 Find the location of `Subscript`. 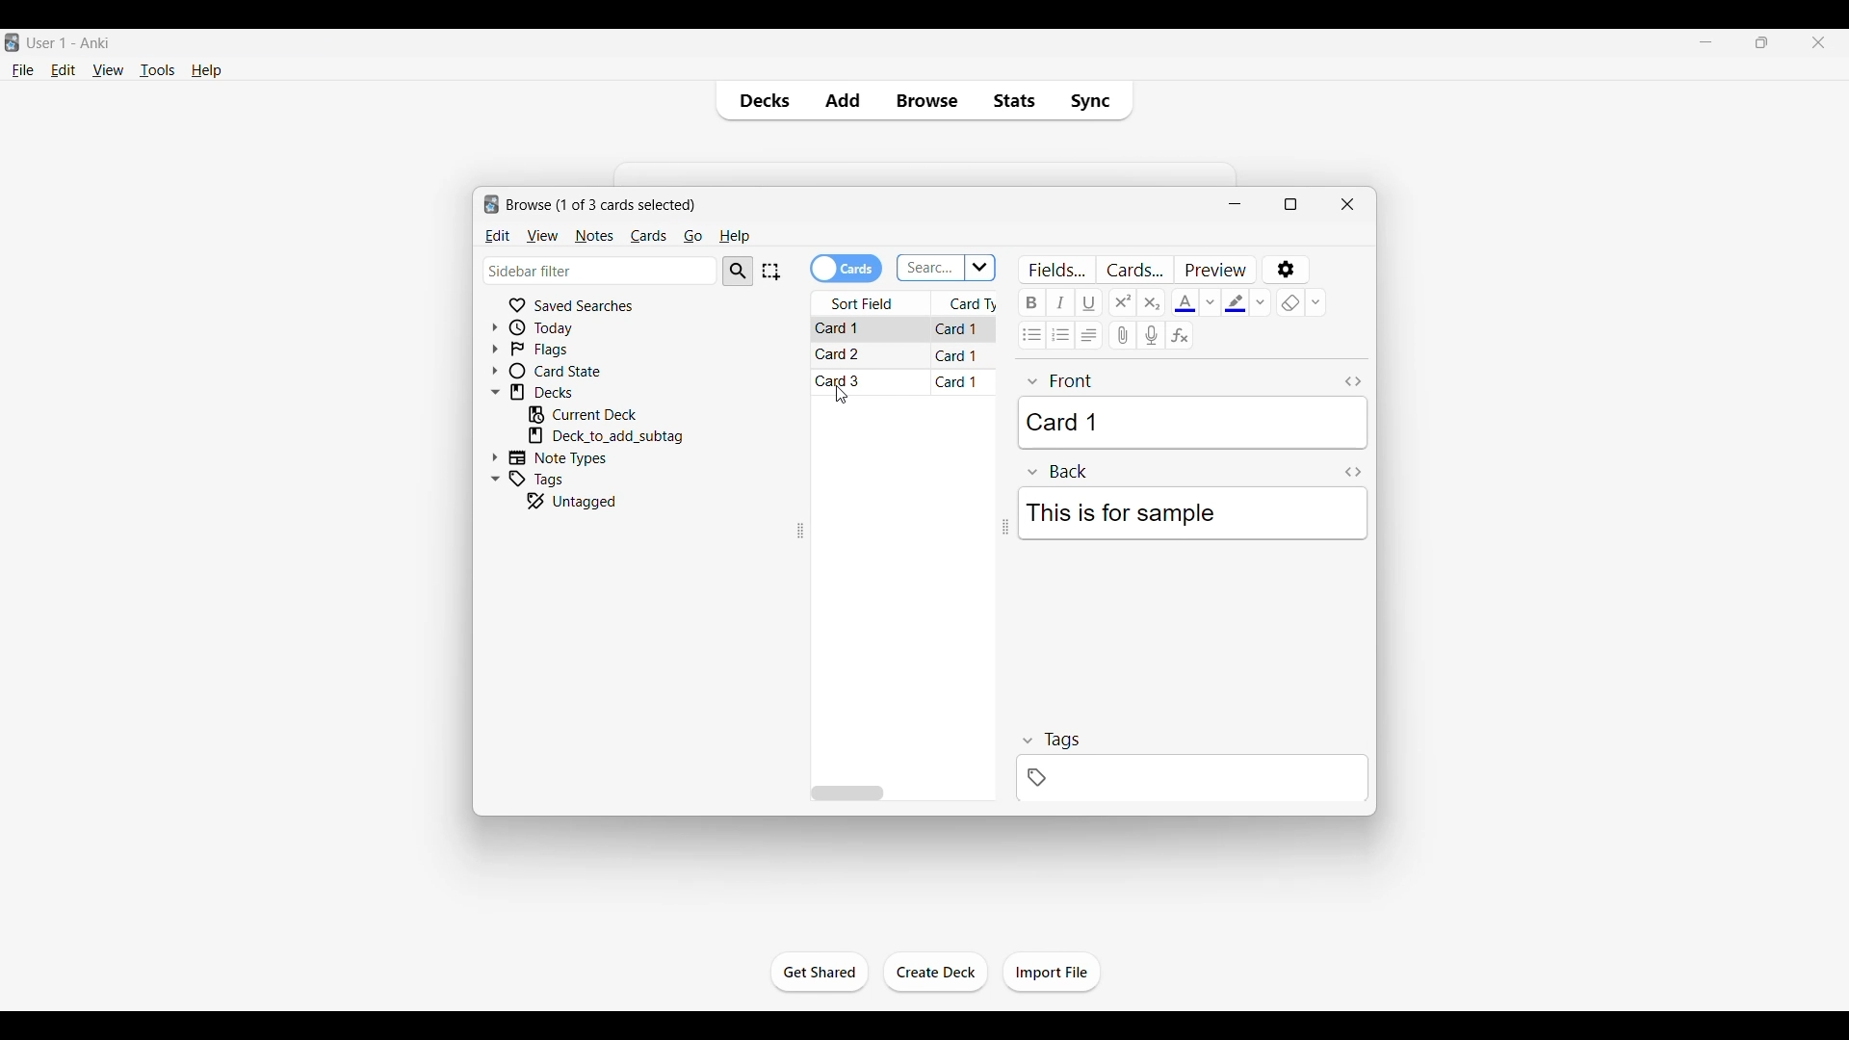

Subscript is located at coordinates (1151, 302).